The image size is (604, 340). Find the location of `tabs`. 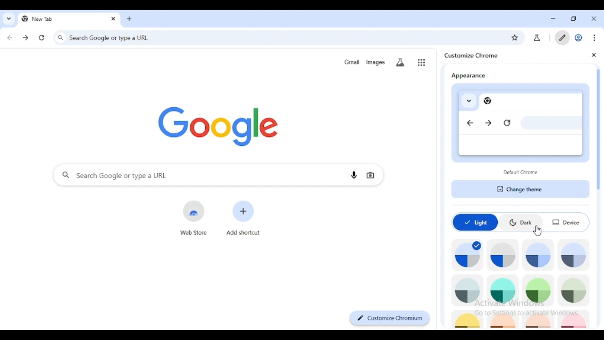

tabs is located at coordinates (466, 102).